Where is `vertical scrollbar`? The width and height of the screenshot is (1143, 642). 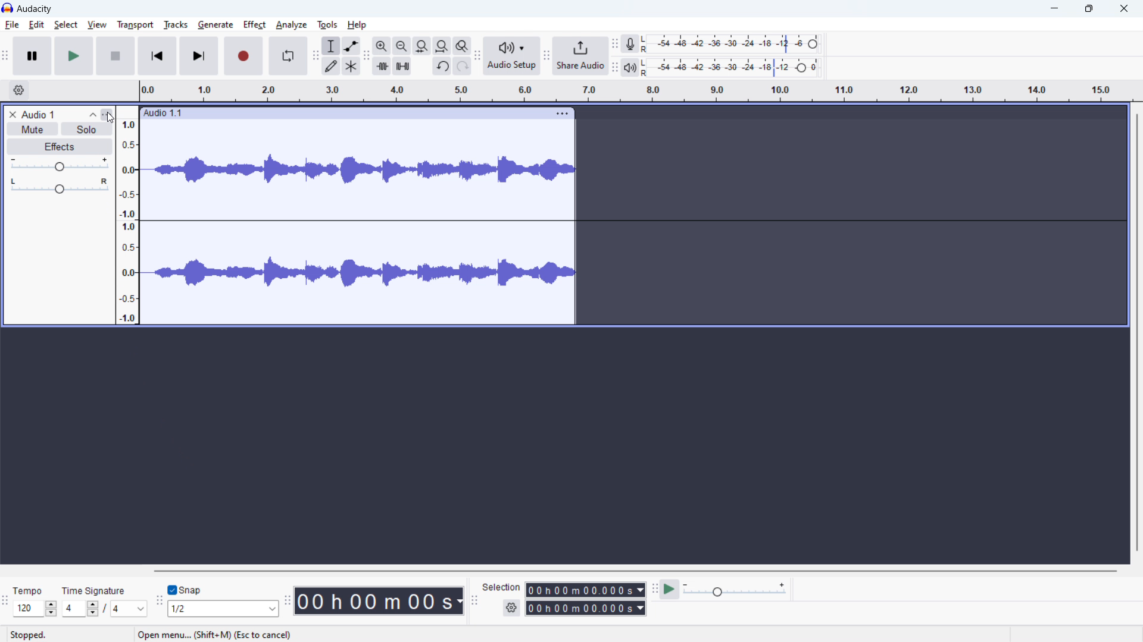
vertical scrollbar is located at coordinates (1138, 332).